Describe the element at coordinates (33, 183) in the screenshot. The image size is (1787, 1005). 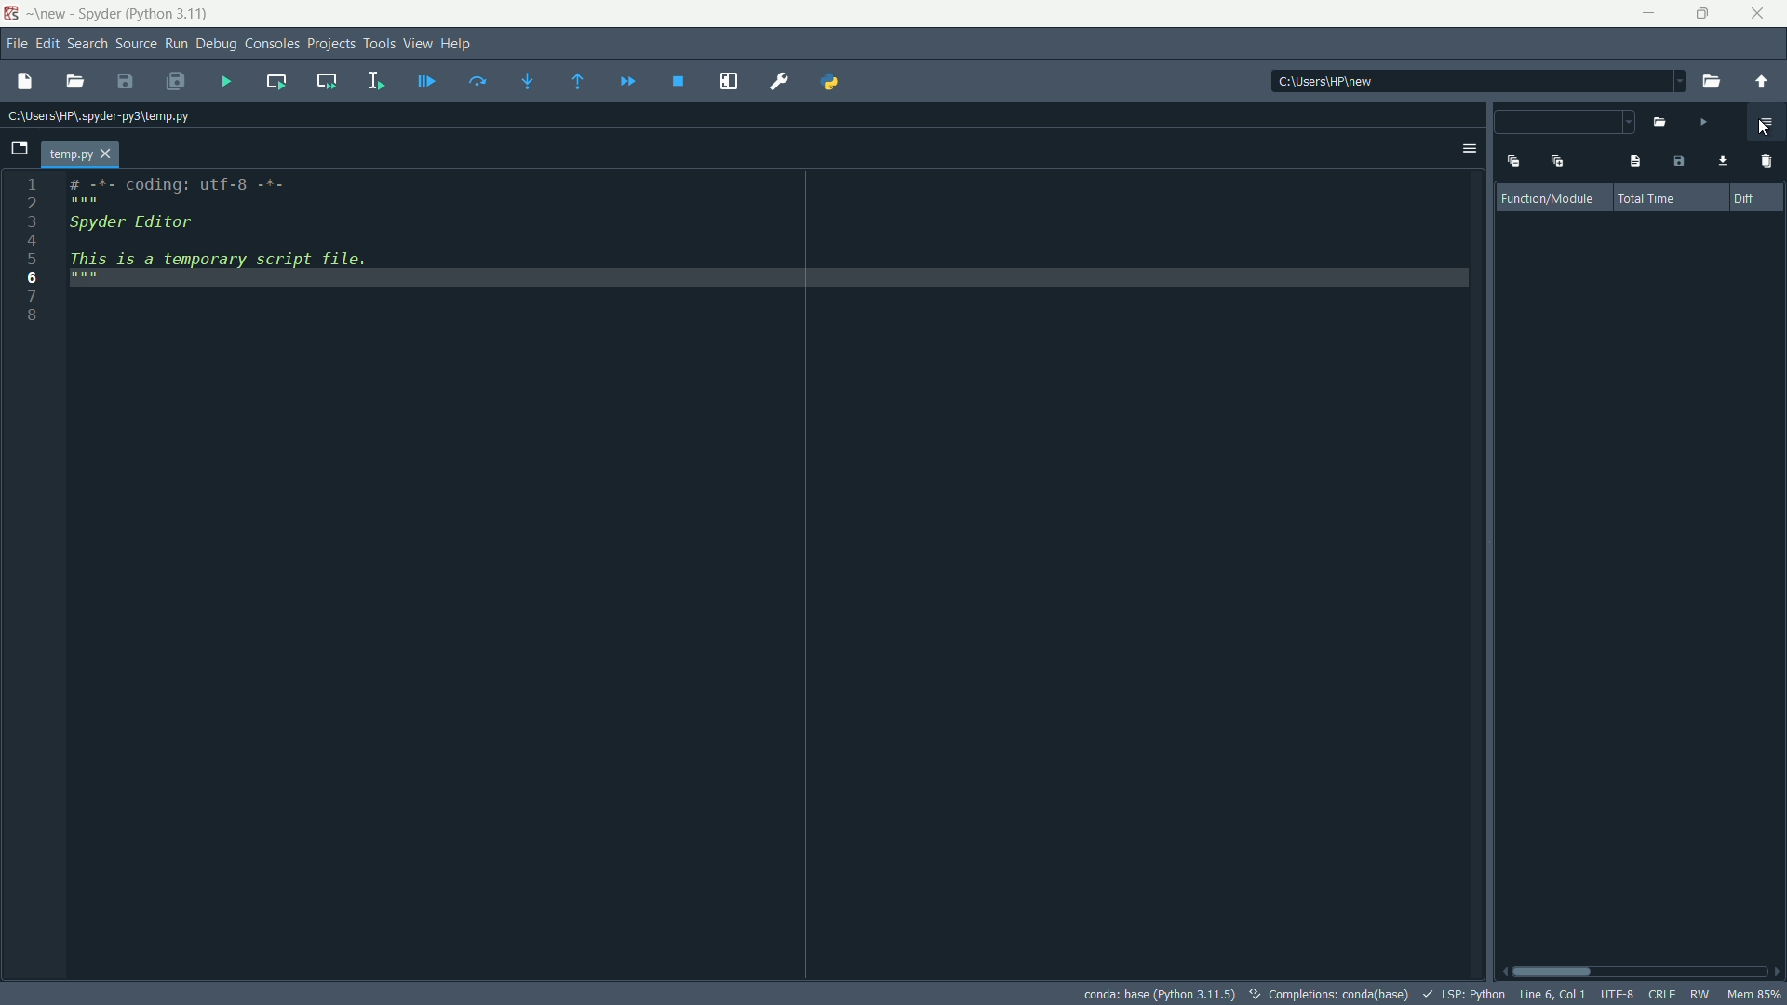
I see `1` at that location.